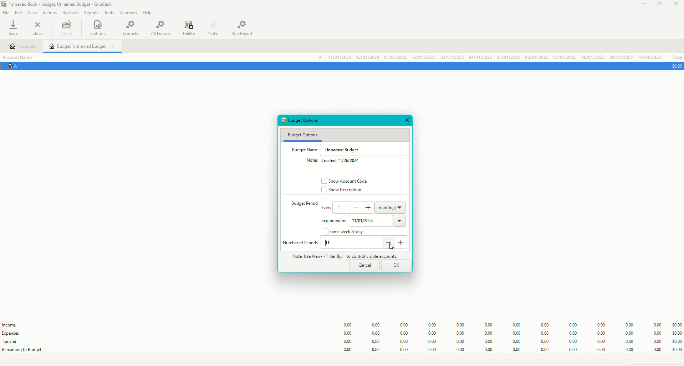 The image size is (684, 366). What do you see at coordinates (344, 161) in the screenshot?
I see `Created: 11/26/2024` at bounding box center [344, 161].